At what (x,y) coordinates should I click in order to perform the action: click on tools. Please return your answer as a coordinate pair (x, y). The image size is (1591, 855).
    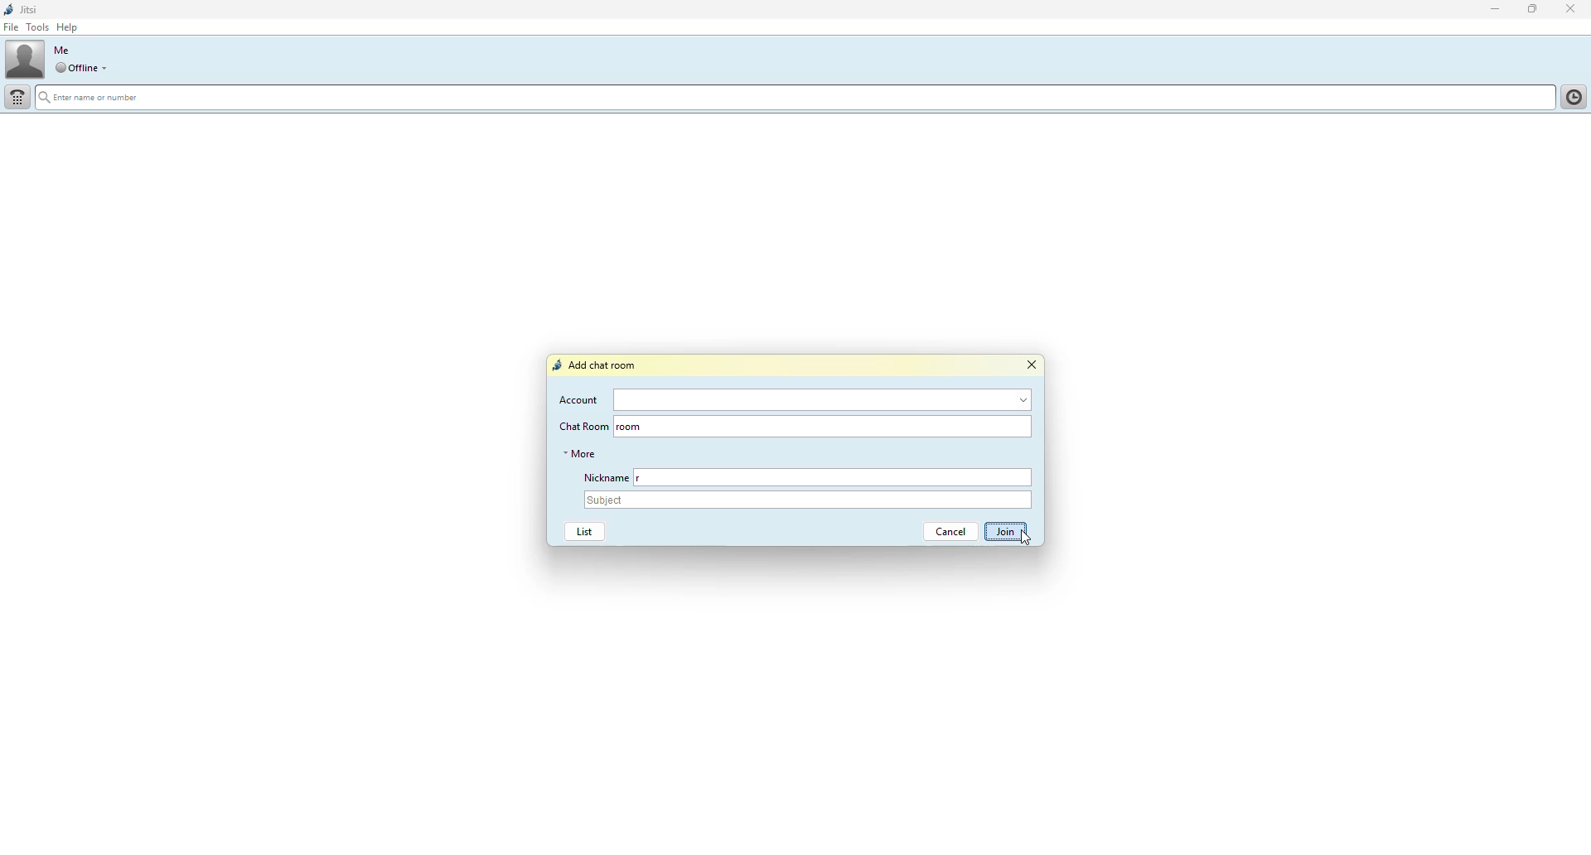
    Looking at the image, I should click on (37, 27).